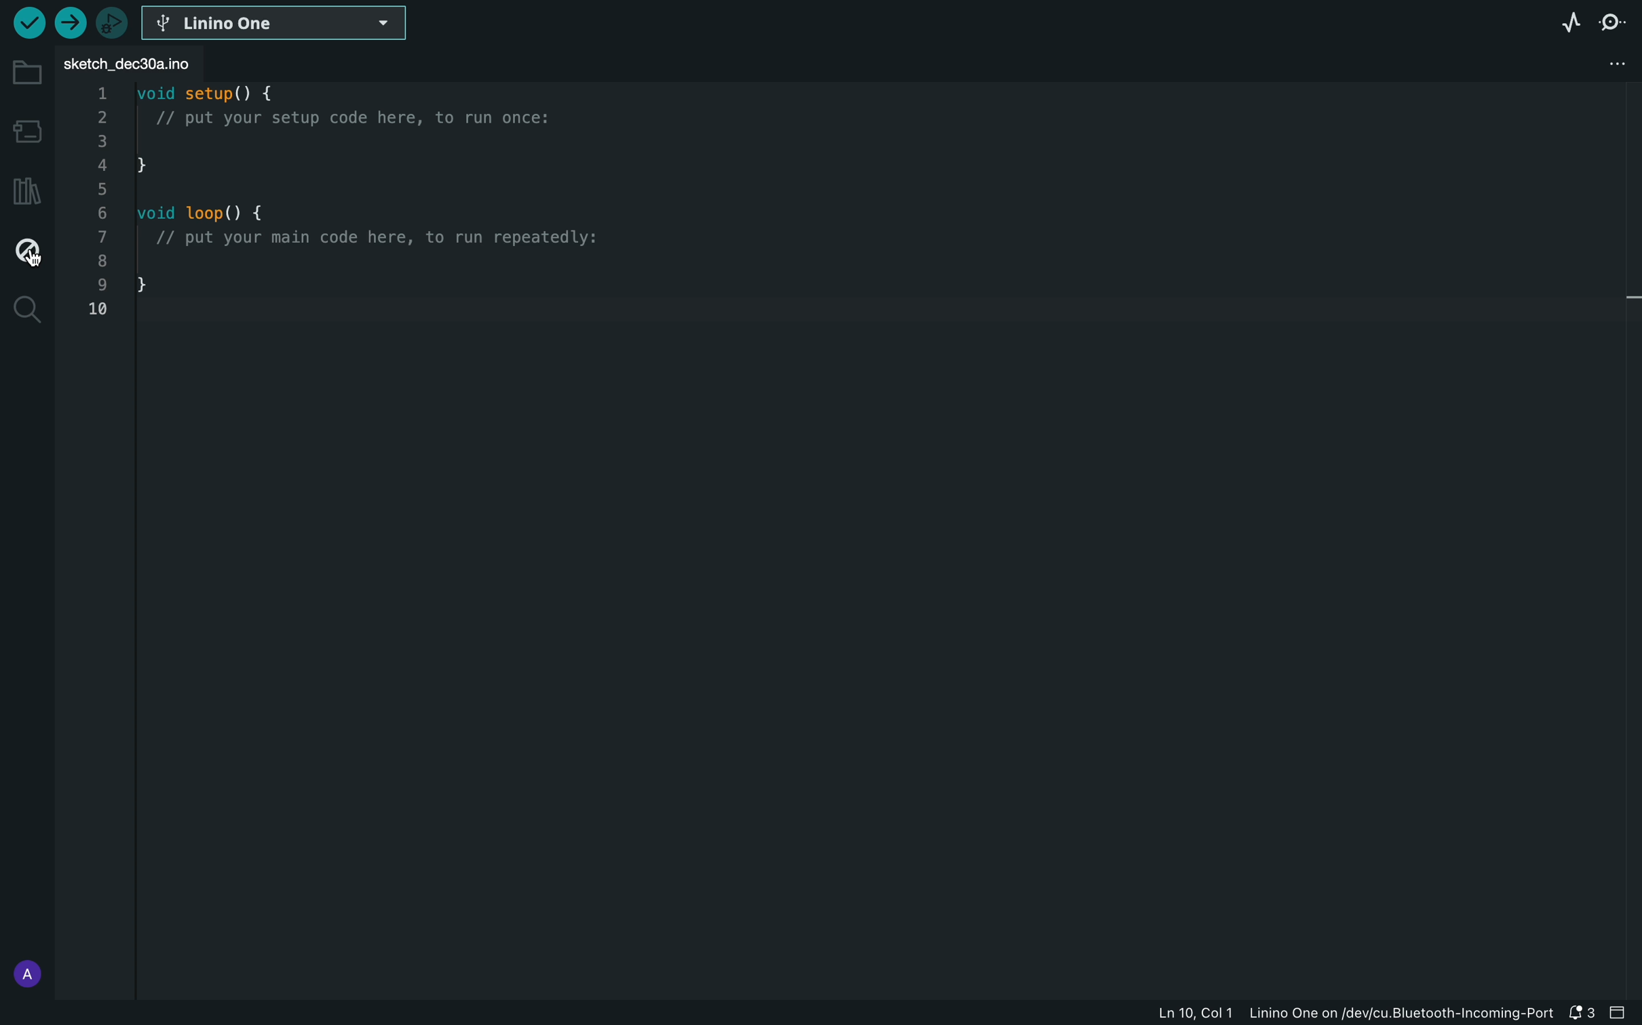 The image size is (1642, 1025). I want to click on search, so click(24, 310).